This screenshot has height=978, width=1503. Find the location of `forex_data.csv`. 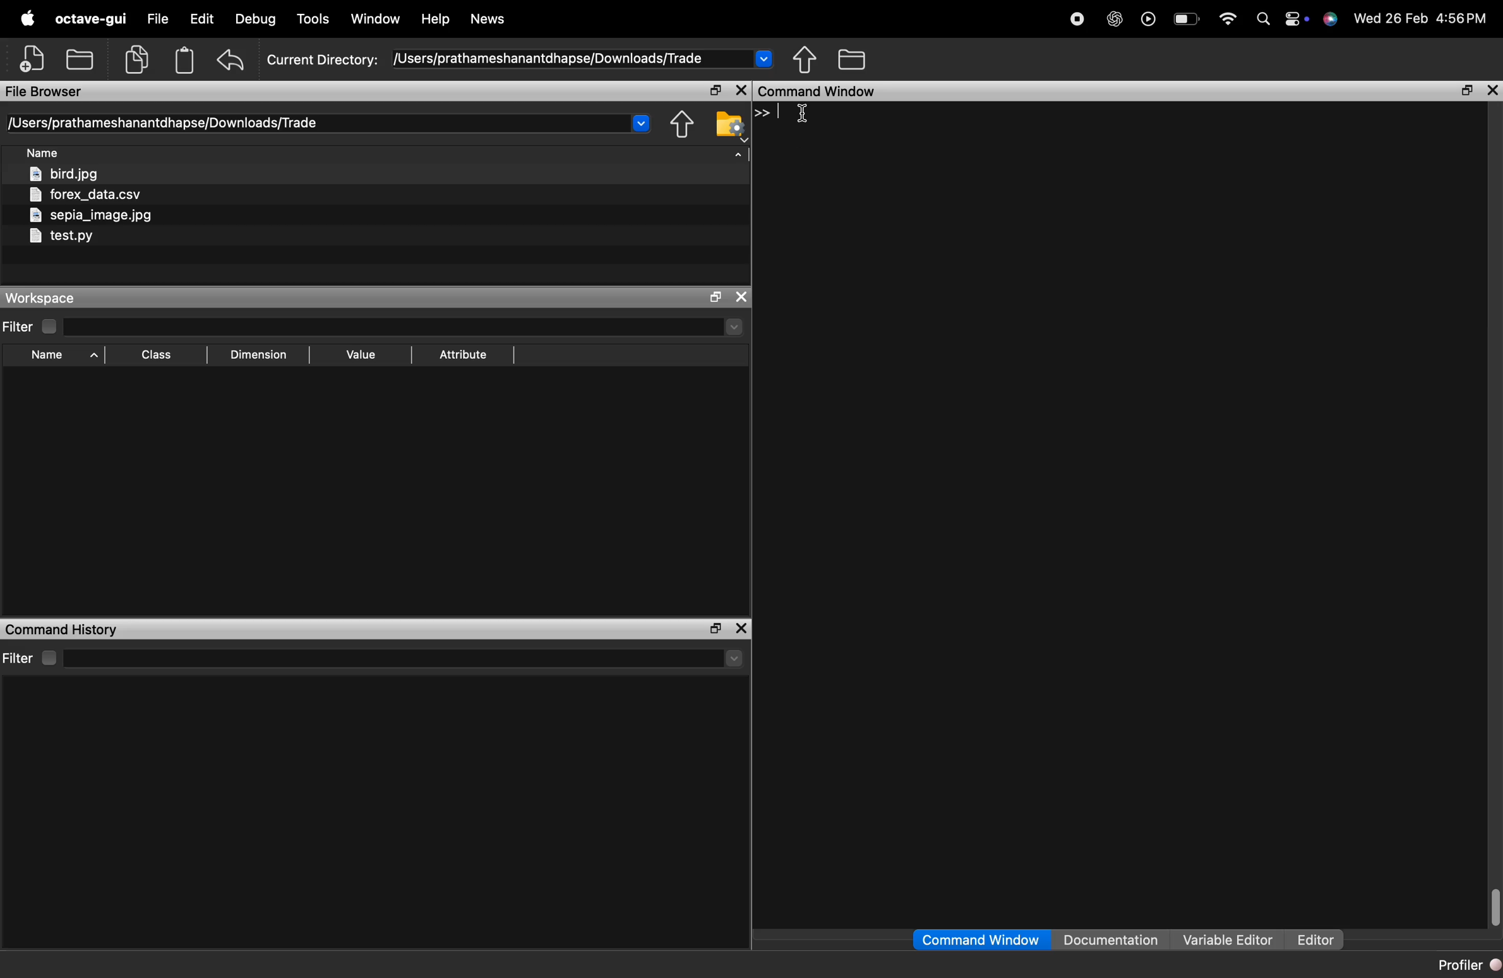

forex_data.csv is located at coordinates (87, 195).